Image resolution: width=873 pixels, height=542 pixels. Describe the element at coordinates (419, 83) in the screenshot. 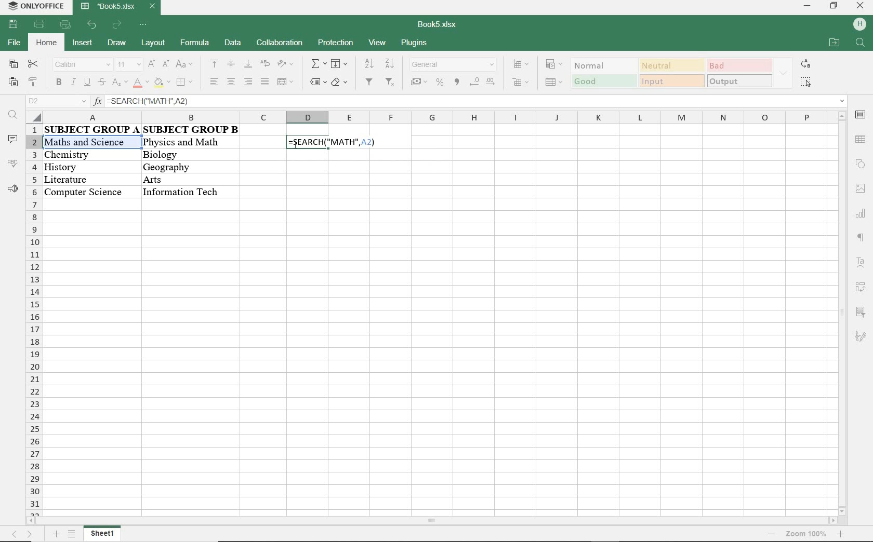

I see `accounting style` at that location.